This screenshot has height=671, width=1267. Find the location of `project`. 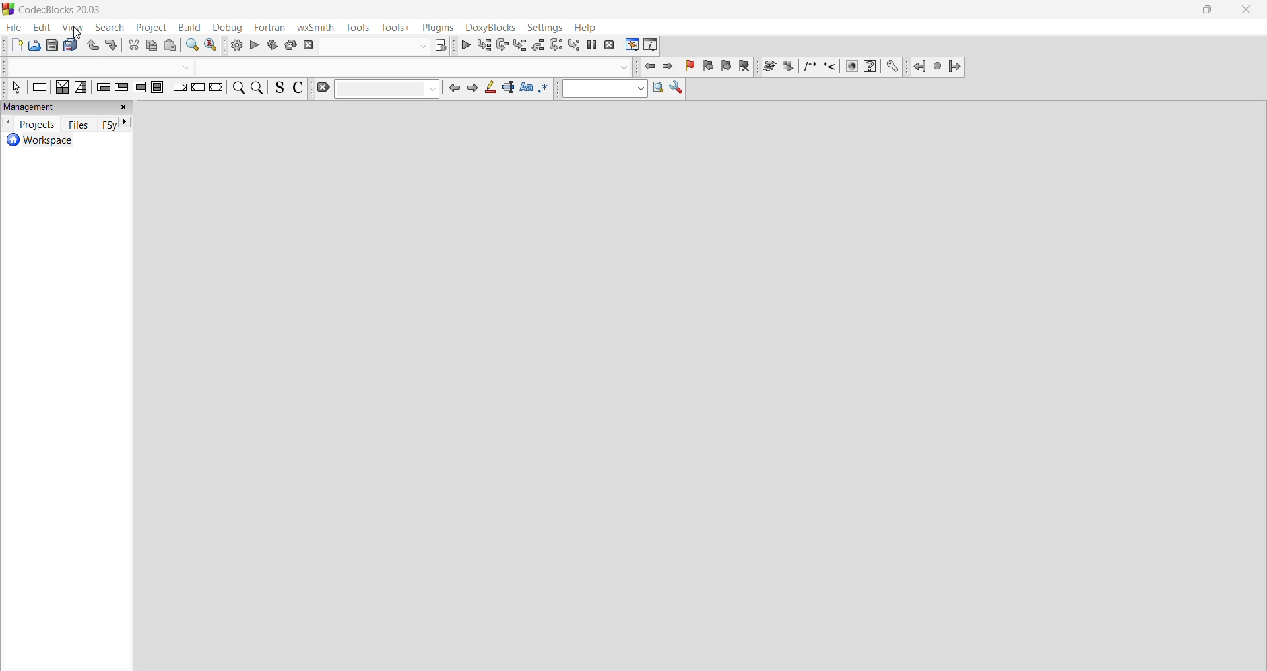

project is located at coordinates (152, 28).